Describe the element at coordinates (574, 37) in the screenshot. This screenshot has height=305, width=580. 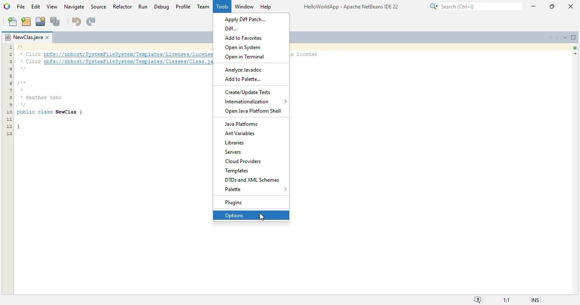
I see `maximize window` at that location.